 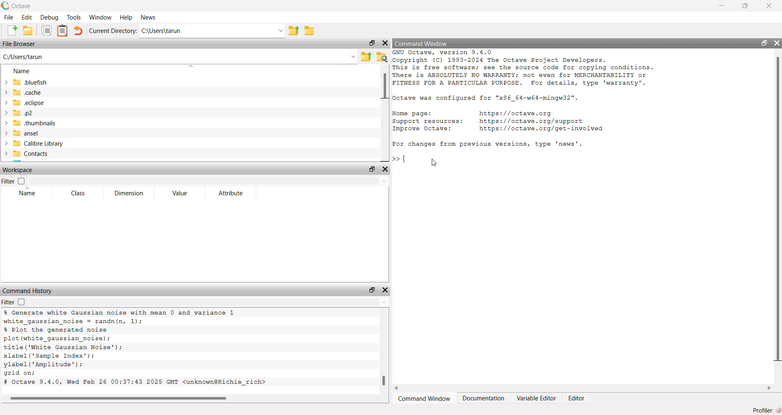 I want to click on Documentation , so click(x=485, y=399).